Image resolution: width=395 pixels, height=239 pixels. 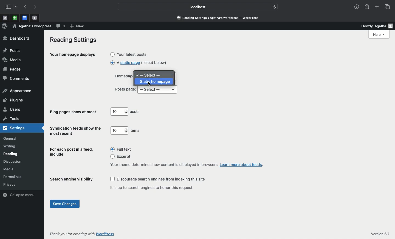 I want to click on drop-down, so click(x=17, y=7).